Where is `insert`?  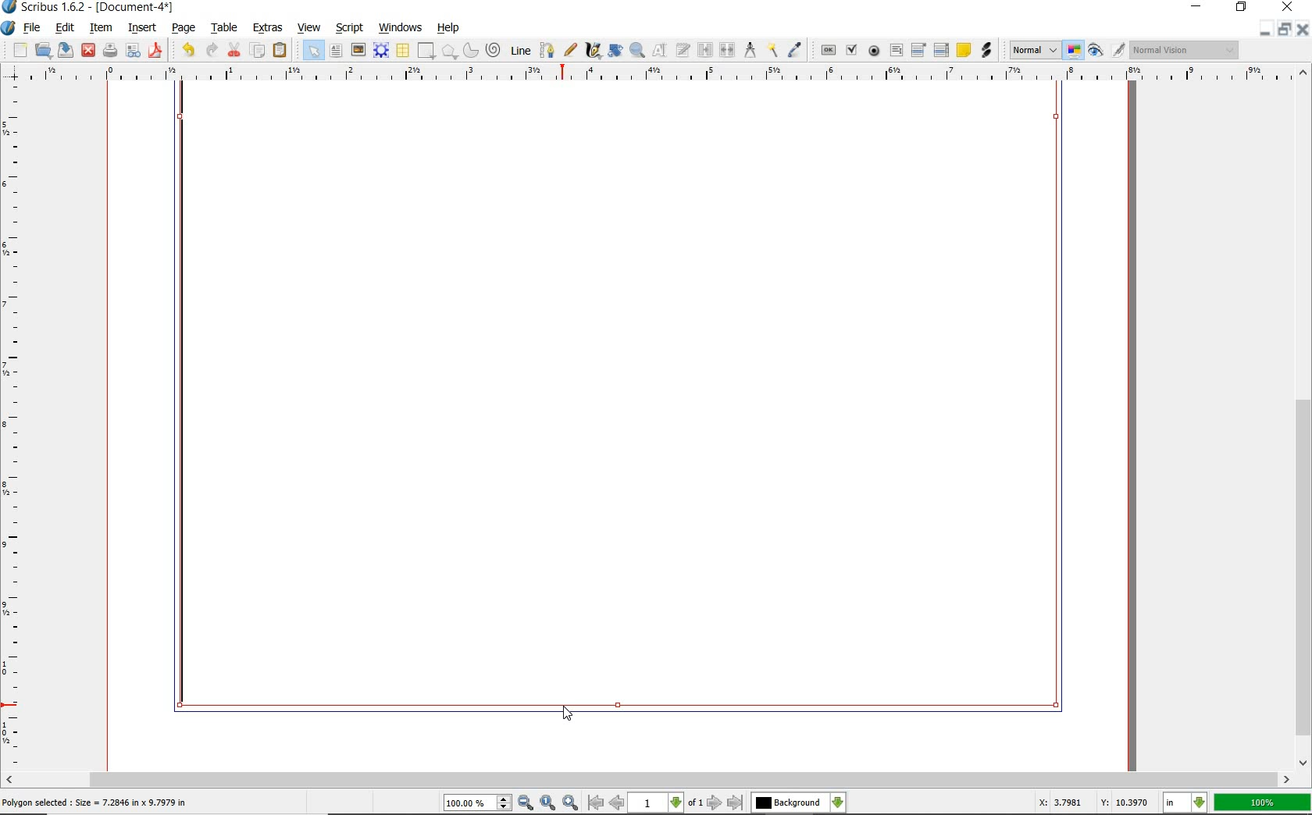 insert is located at coordinates (142, 27).